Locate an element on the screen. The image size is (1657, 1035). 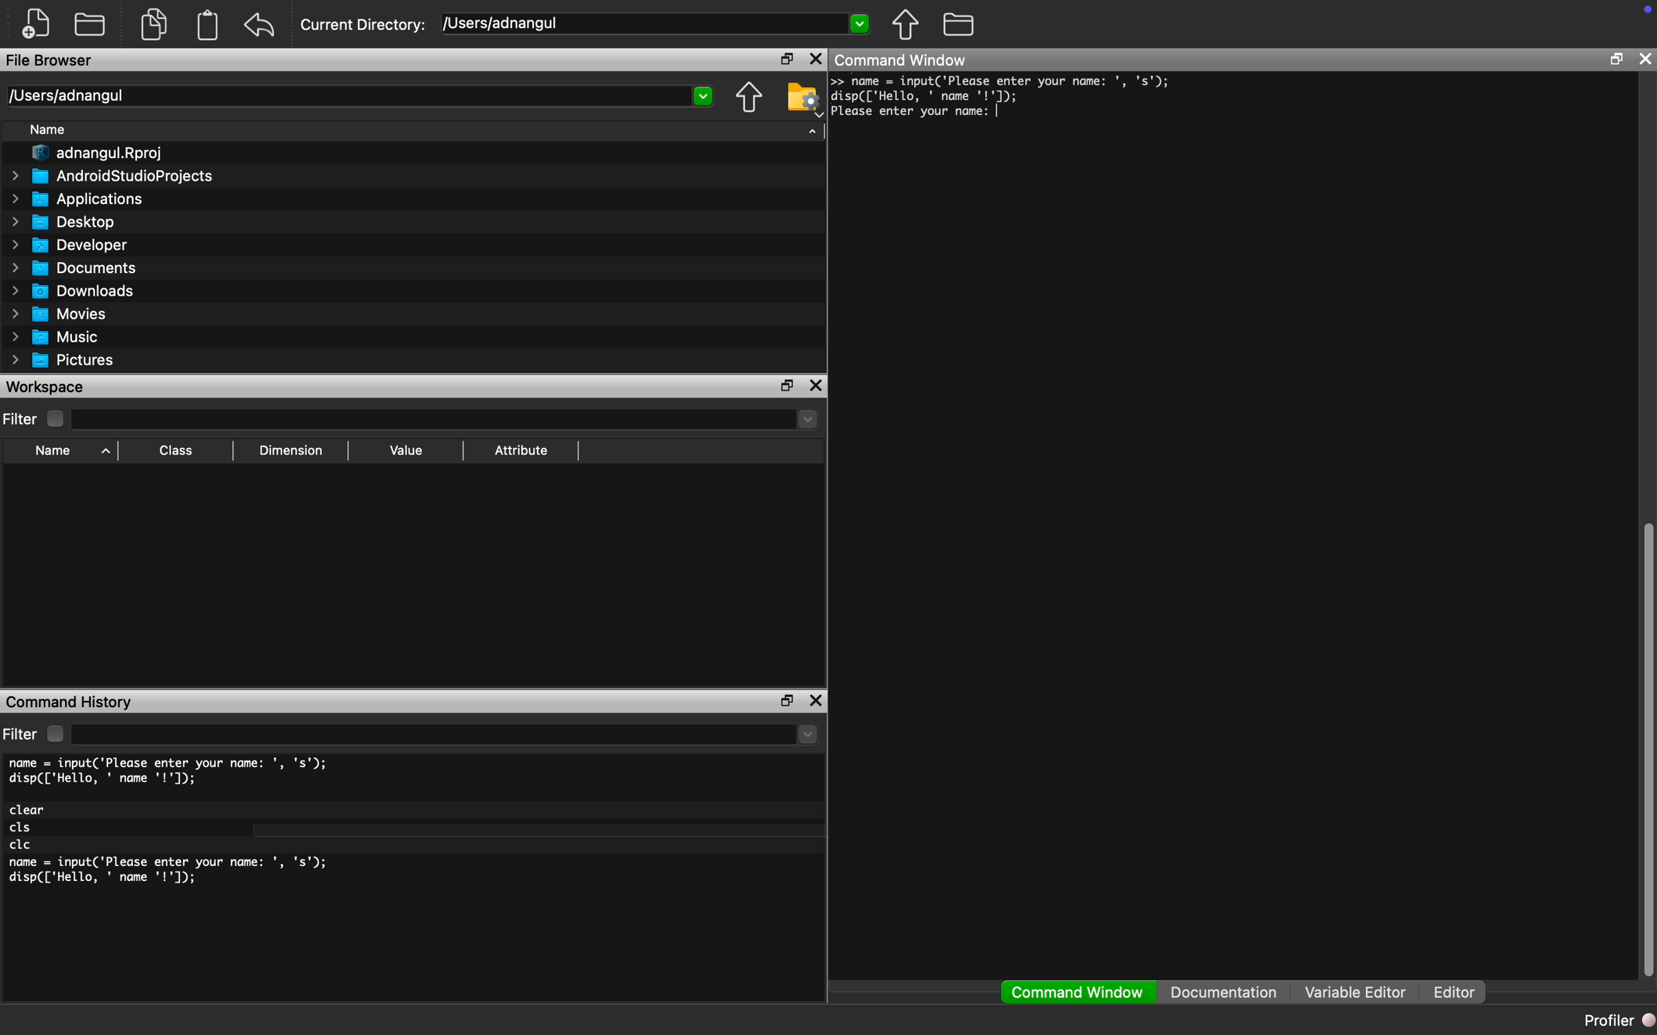
Name is located at coordinates (49, 129).